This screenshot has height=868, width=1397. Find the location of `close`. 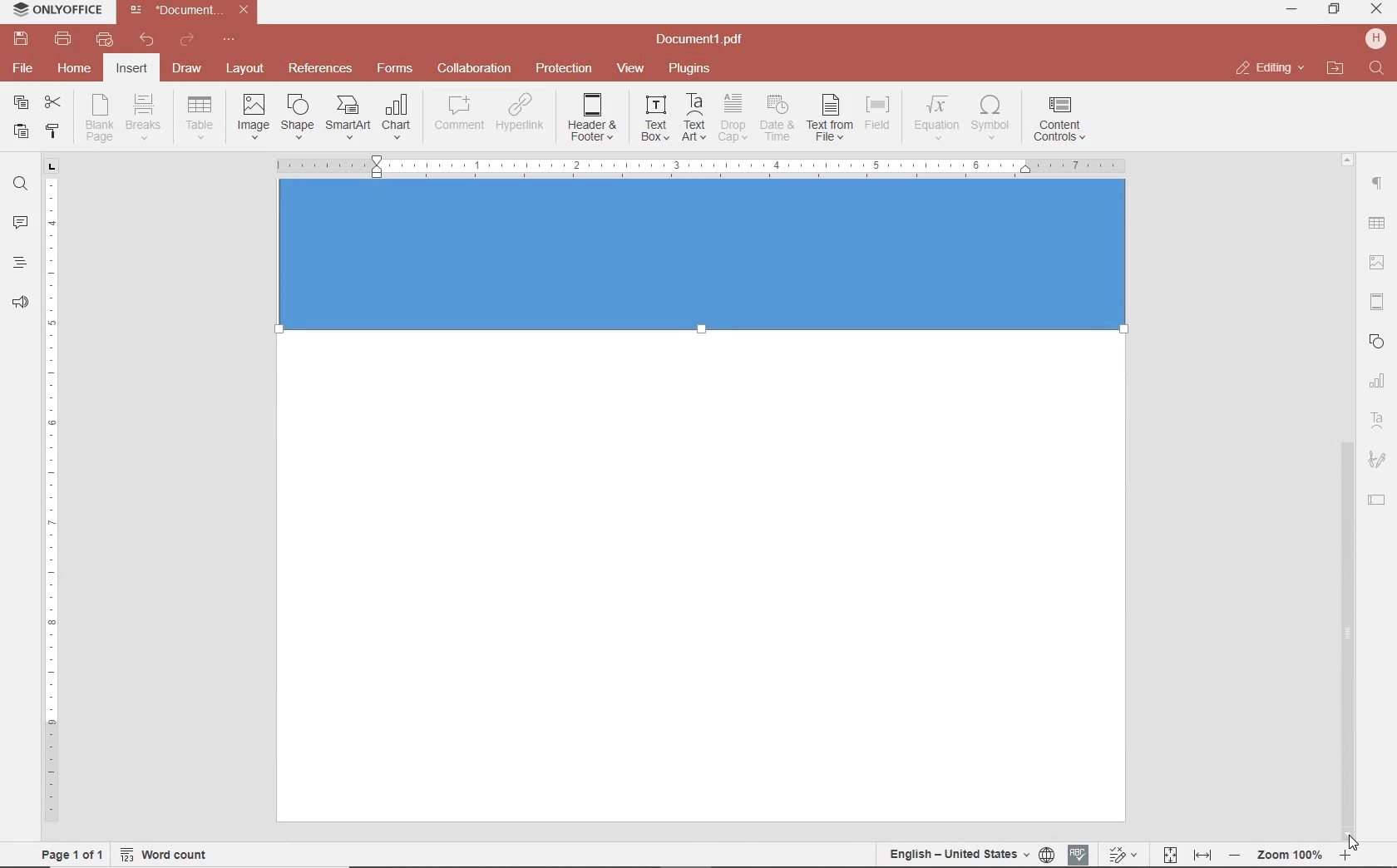

close is located at coordinates (1269, 68).